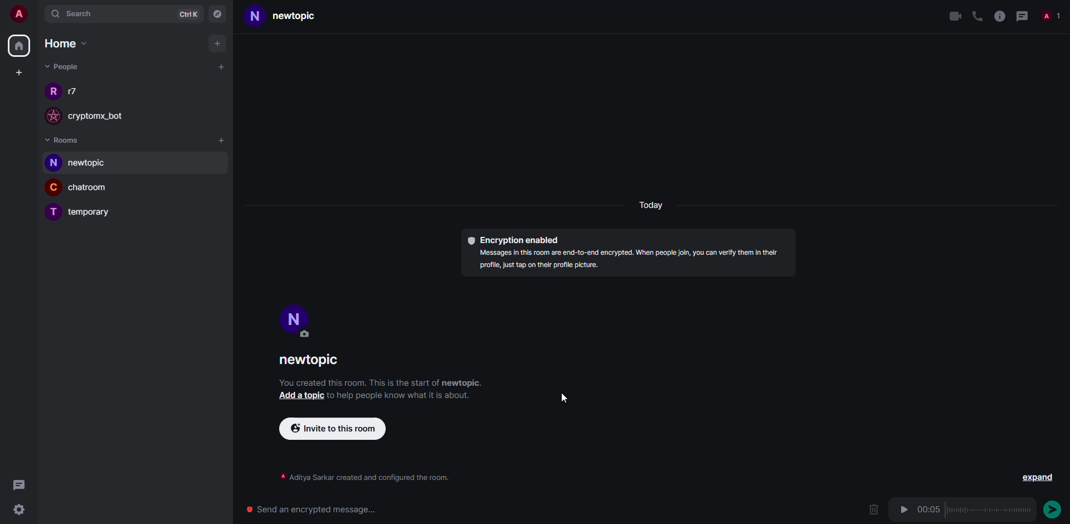  What do you see at coordinates (18, 74) in the screenshot?
I see `create space` at bounding box center [18, 74].